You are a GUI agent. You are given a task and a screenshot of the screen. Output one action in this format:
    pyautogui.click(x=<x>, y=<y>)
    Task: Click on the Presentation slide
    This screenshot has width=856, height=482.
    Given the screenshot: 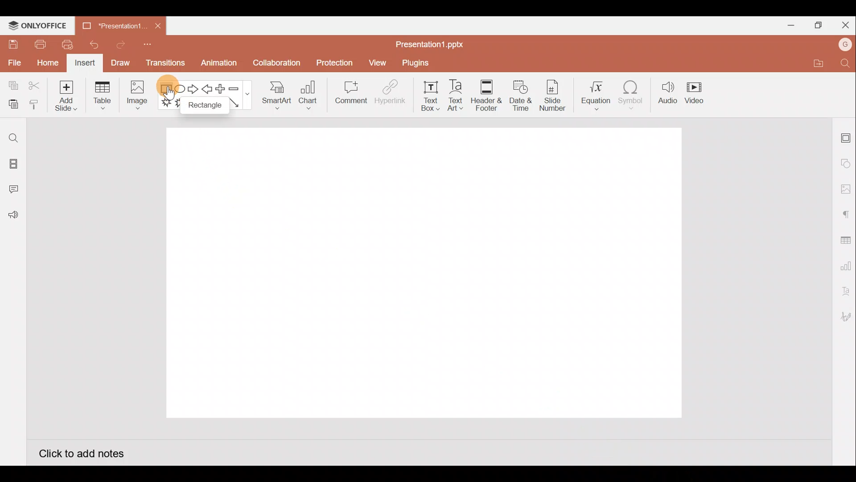 What is the action you would take?
    pyautogui.click(x=421, y=271)
    